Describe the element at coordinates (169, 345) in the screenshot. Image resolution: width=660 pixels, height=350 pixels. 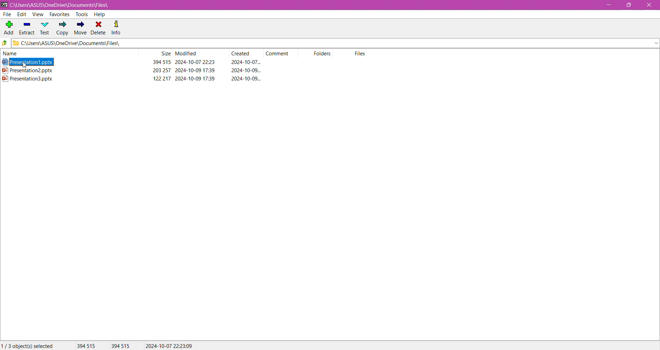
I see `2024-10-07 22:23:09` at that location.